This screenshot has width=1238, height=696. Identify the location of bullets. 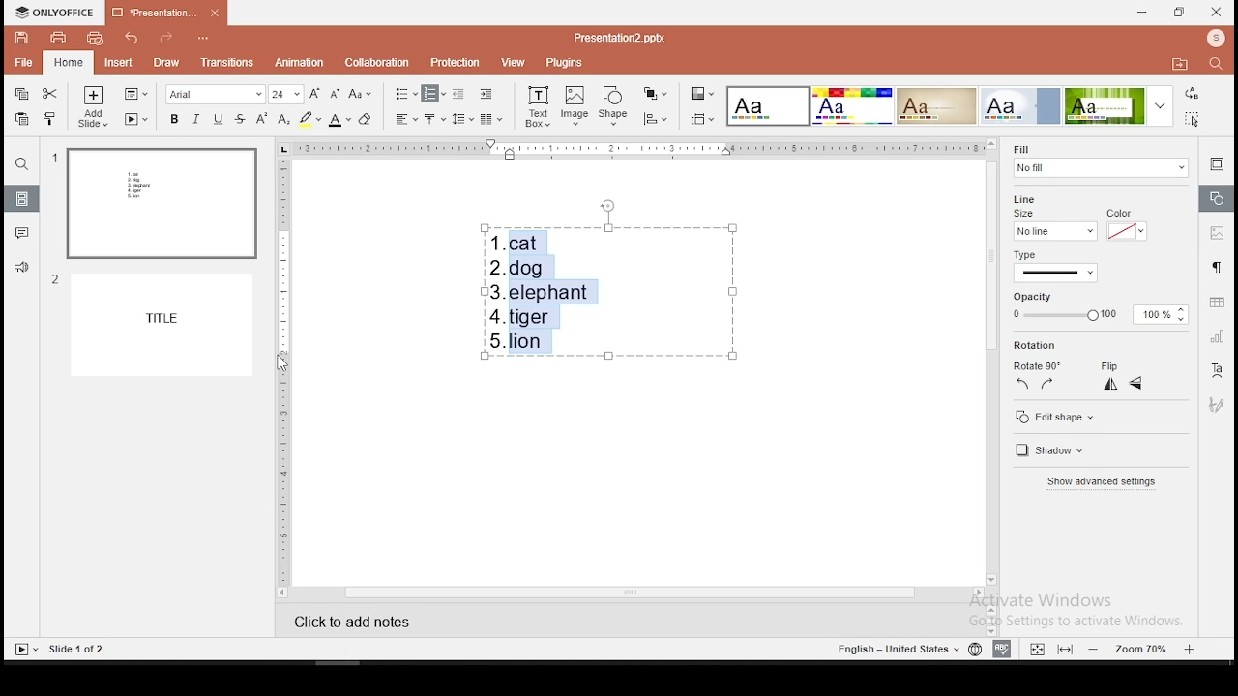
(405, 94).